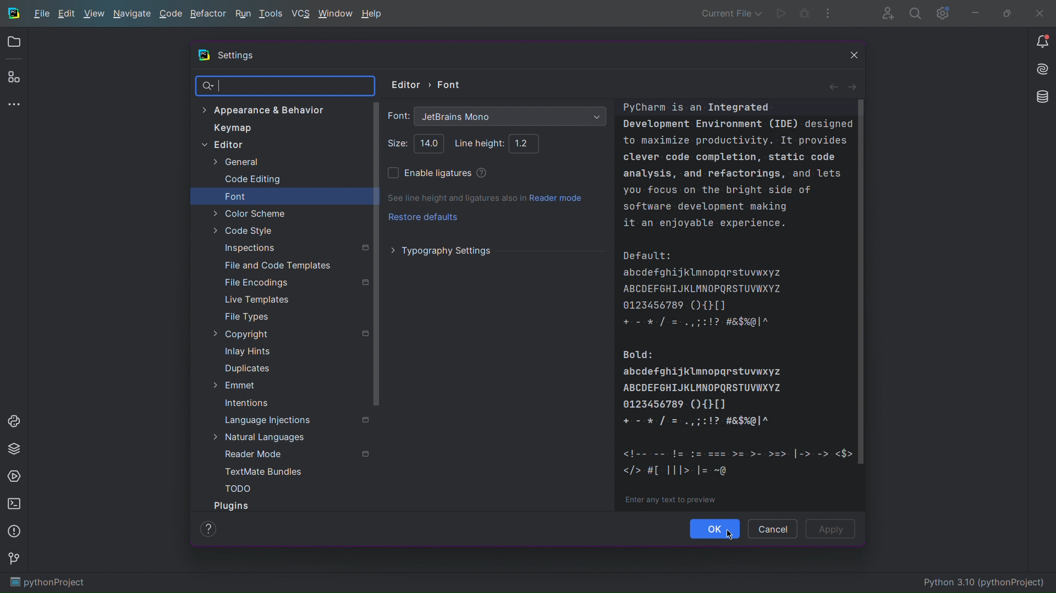  What do you see at coordinates (987, 583) in the screenshot?
I see `Python 3.10 (pythonProject)` at bounding box center [987, 583].